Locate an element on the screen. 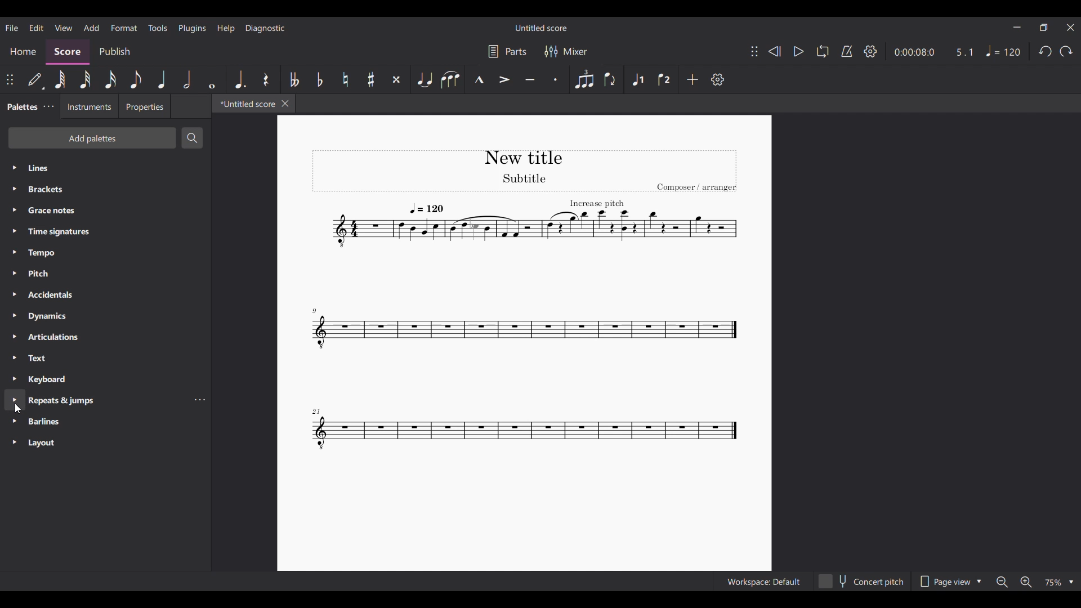  Toggle double sharp is located at coordinates (397, 79).